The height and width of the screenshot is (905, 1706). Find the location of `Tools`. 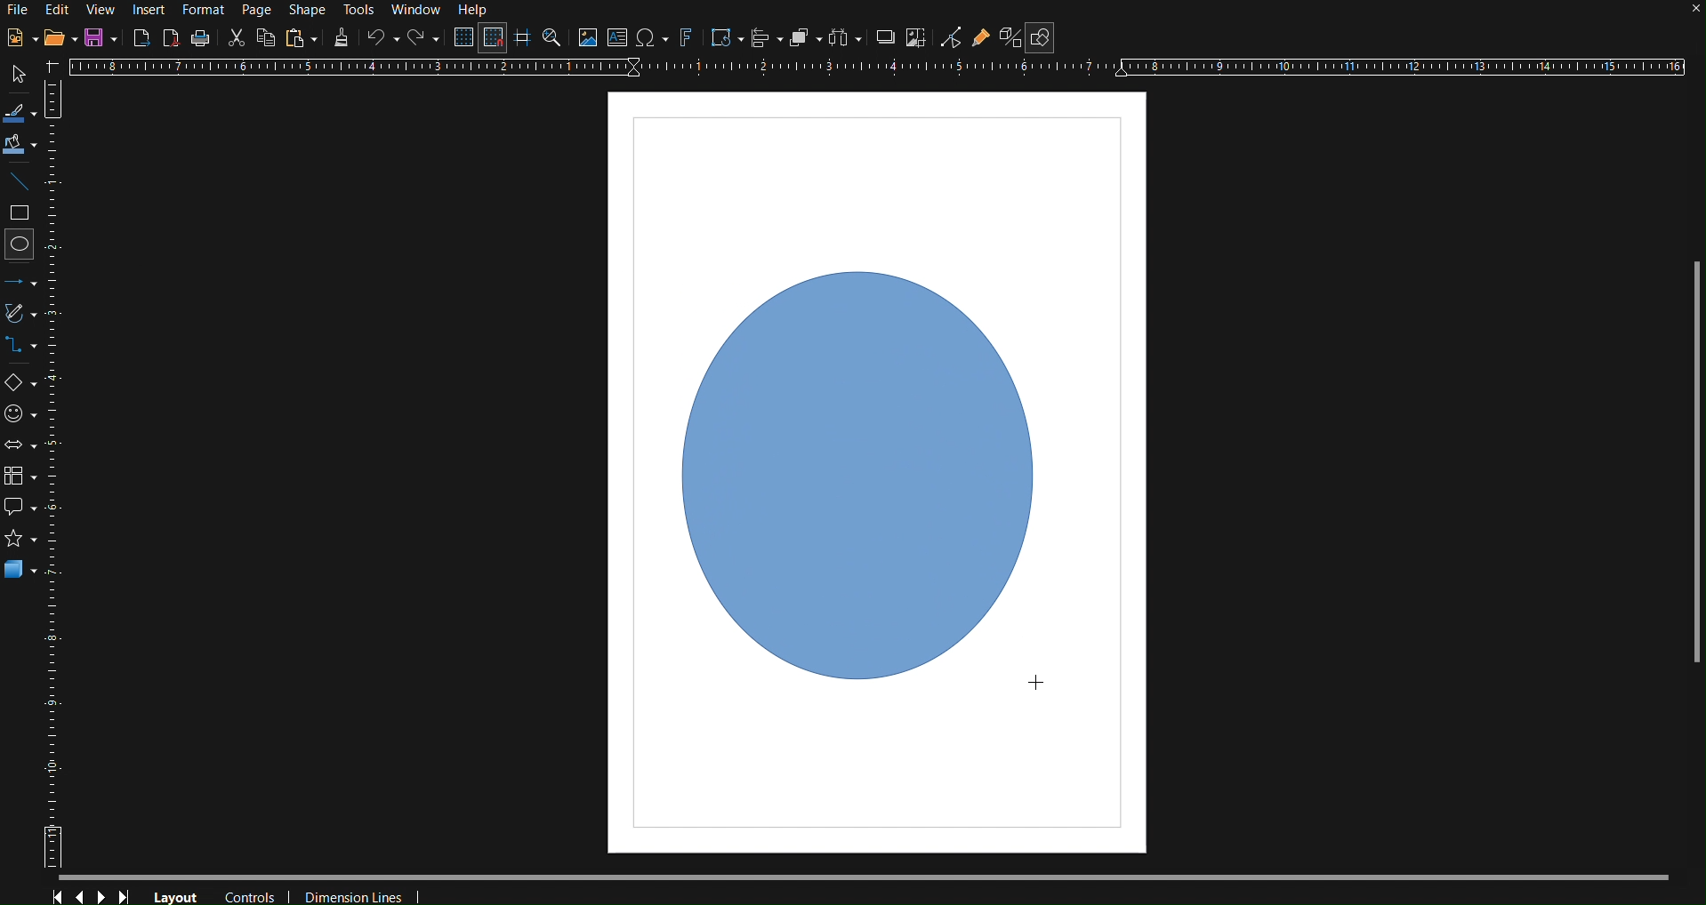

Tools is located at coordinates (360, 11).